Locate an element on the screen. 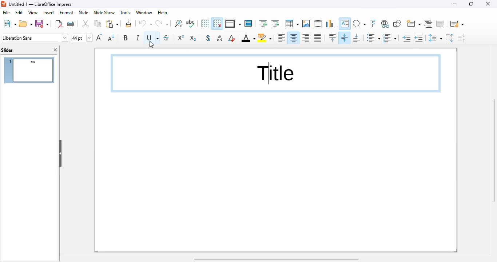 The height and width of the screenshot is (262, 497). copy is located at coordinates (98, 24).